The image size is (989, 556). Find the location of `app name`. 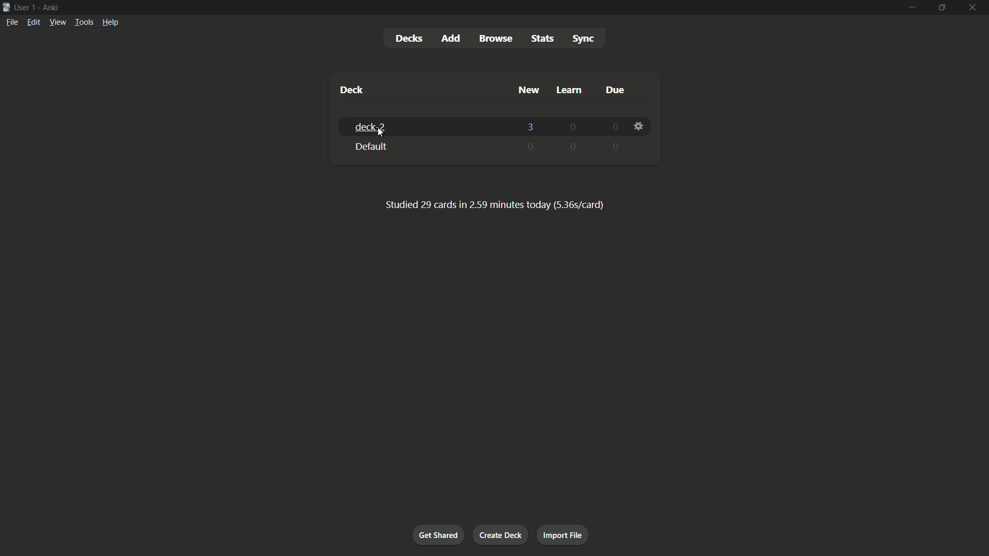

app name is located at coordinates (52, 8).